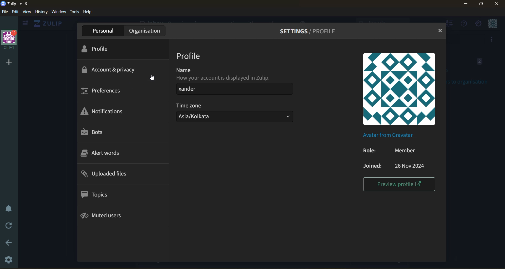  I want to click on view, so click(27, 13).